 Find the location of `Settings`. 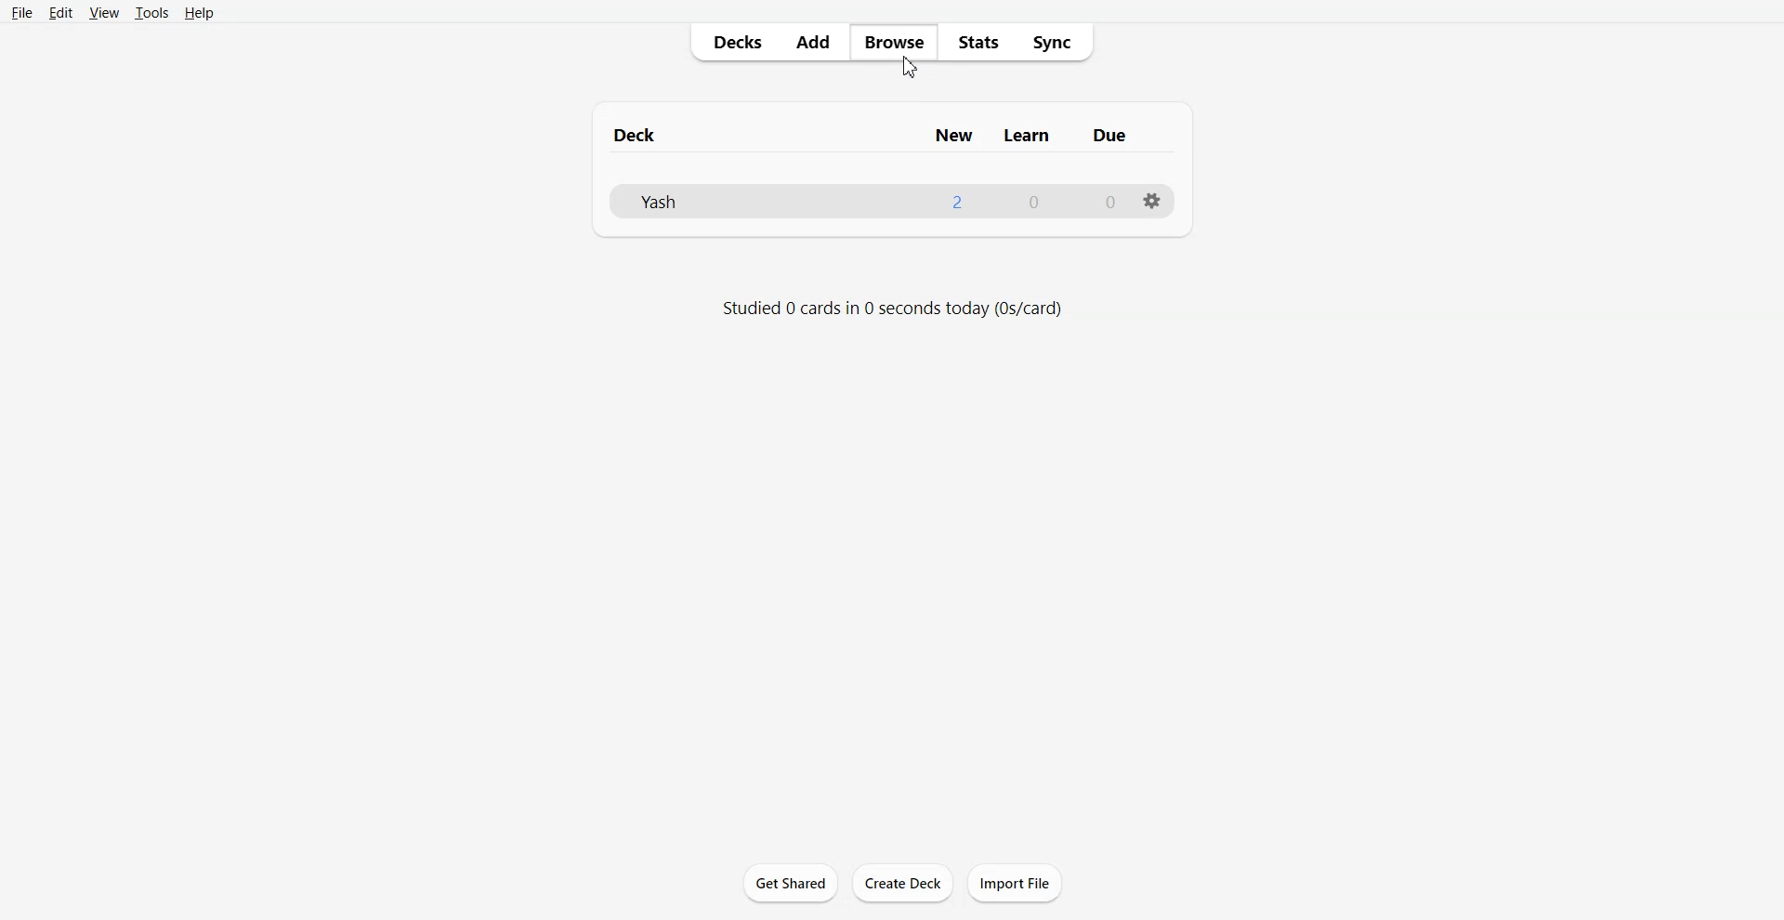

Settings is located at coordinates (1155, 202).